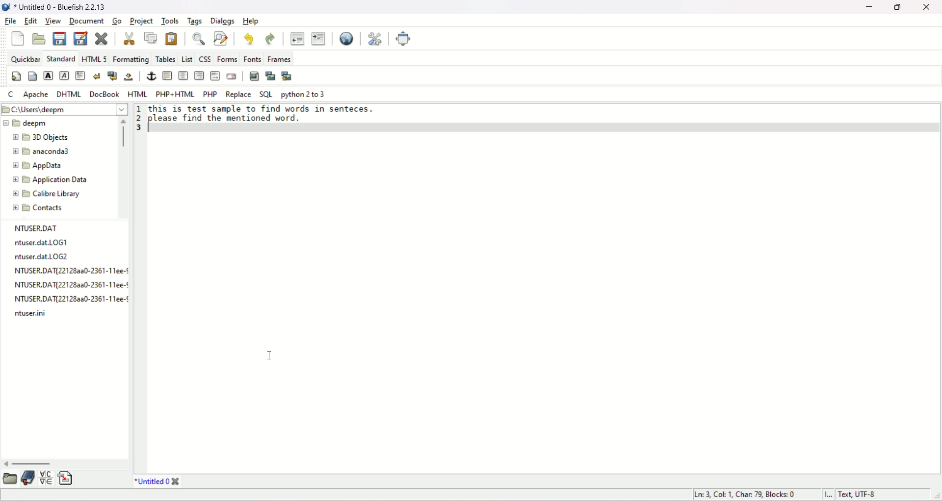 This screenshot has height=501, width=942. Describe the element at coordinates (210, 94) in the screenshot. I see `PHP` at that location.